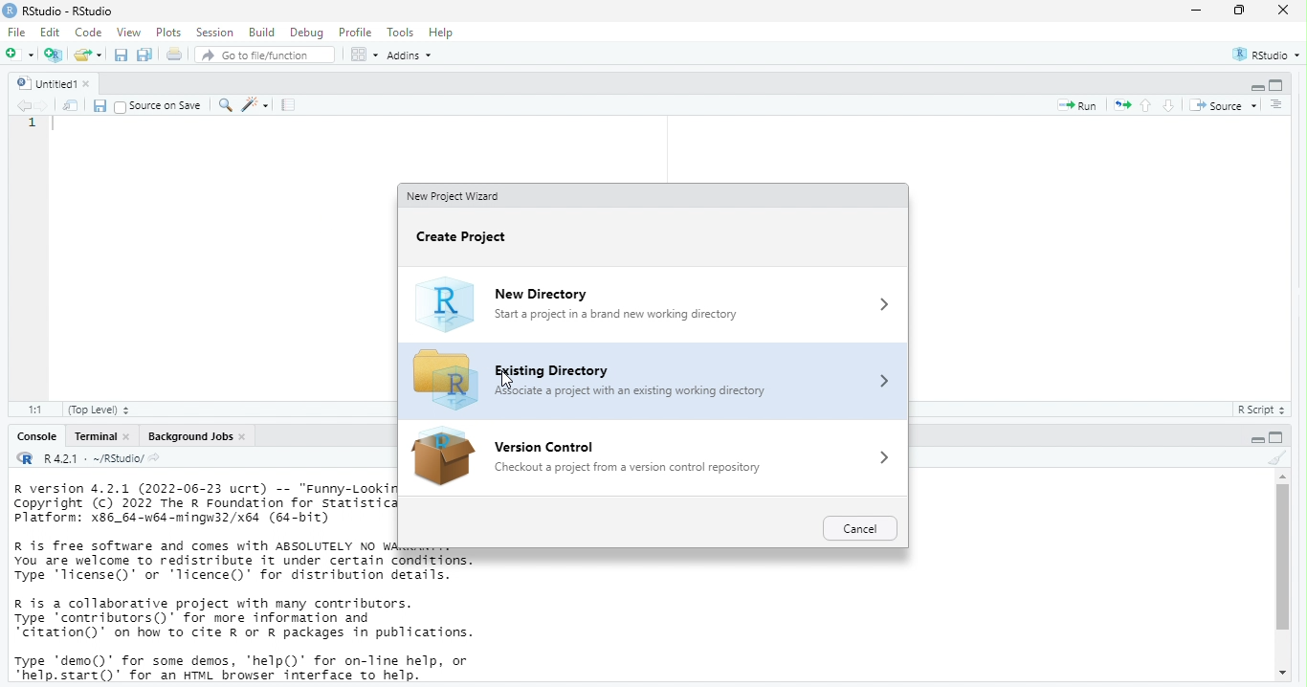 The width and height of the screenshot is (1307, 687). Describe the element at coordinates (17, 104) in the screenshot. I see `go back to previous source location` at that location.